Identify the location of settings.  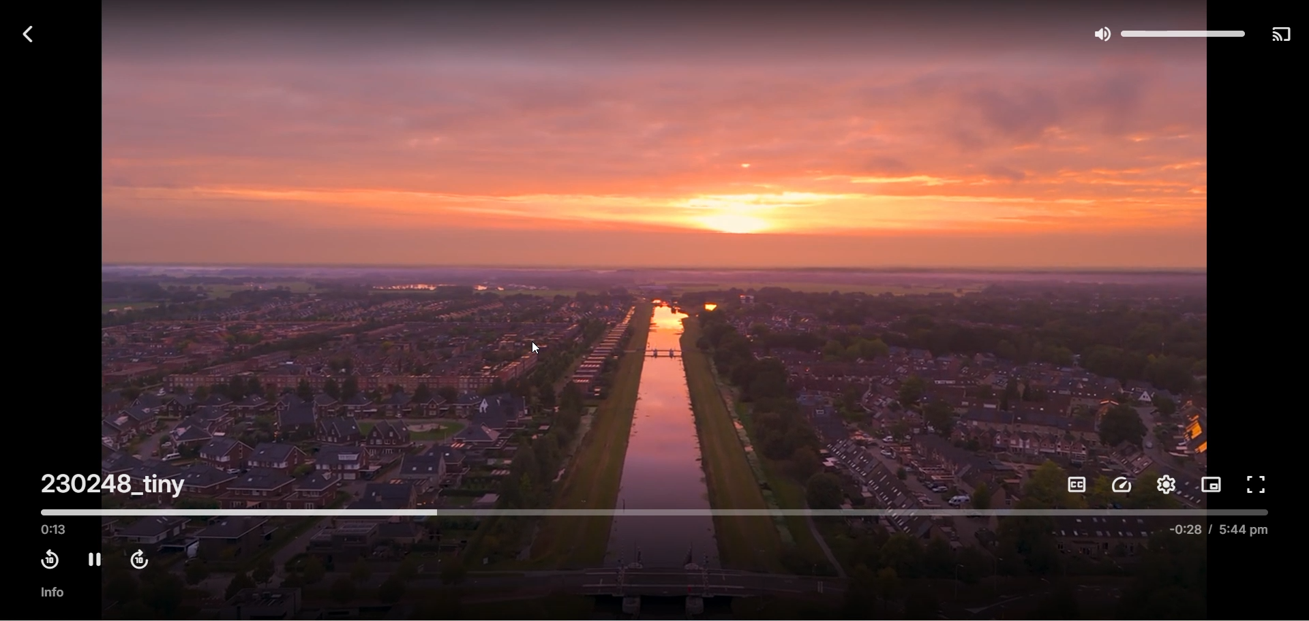
(1169, 484).